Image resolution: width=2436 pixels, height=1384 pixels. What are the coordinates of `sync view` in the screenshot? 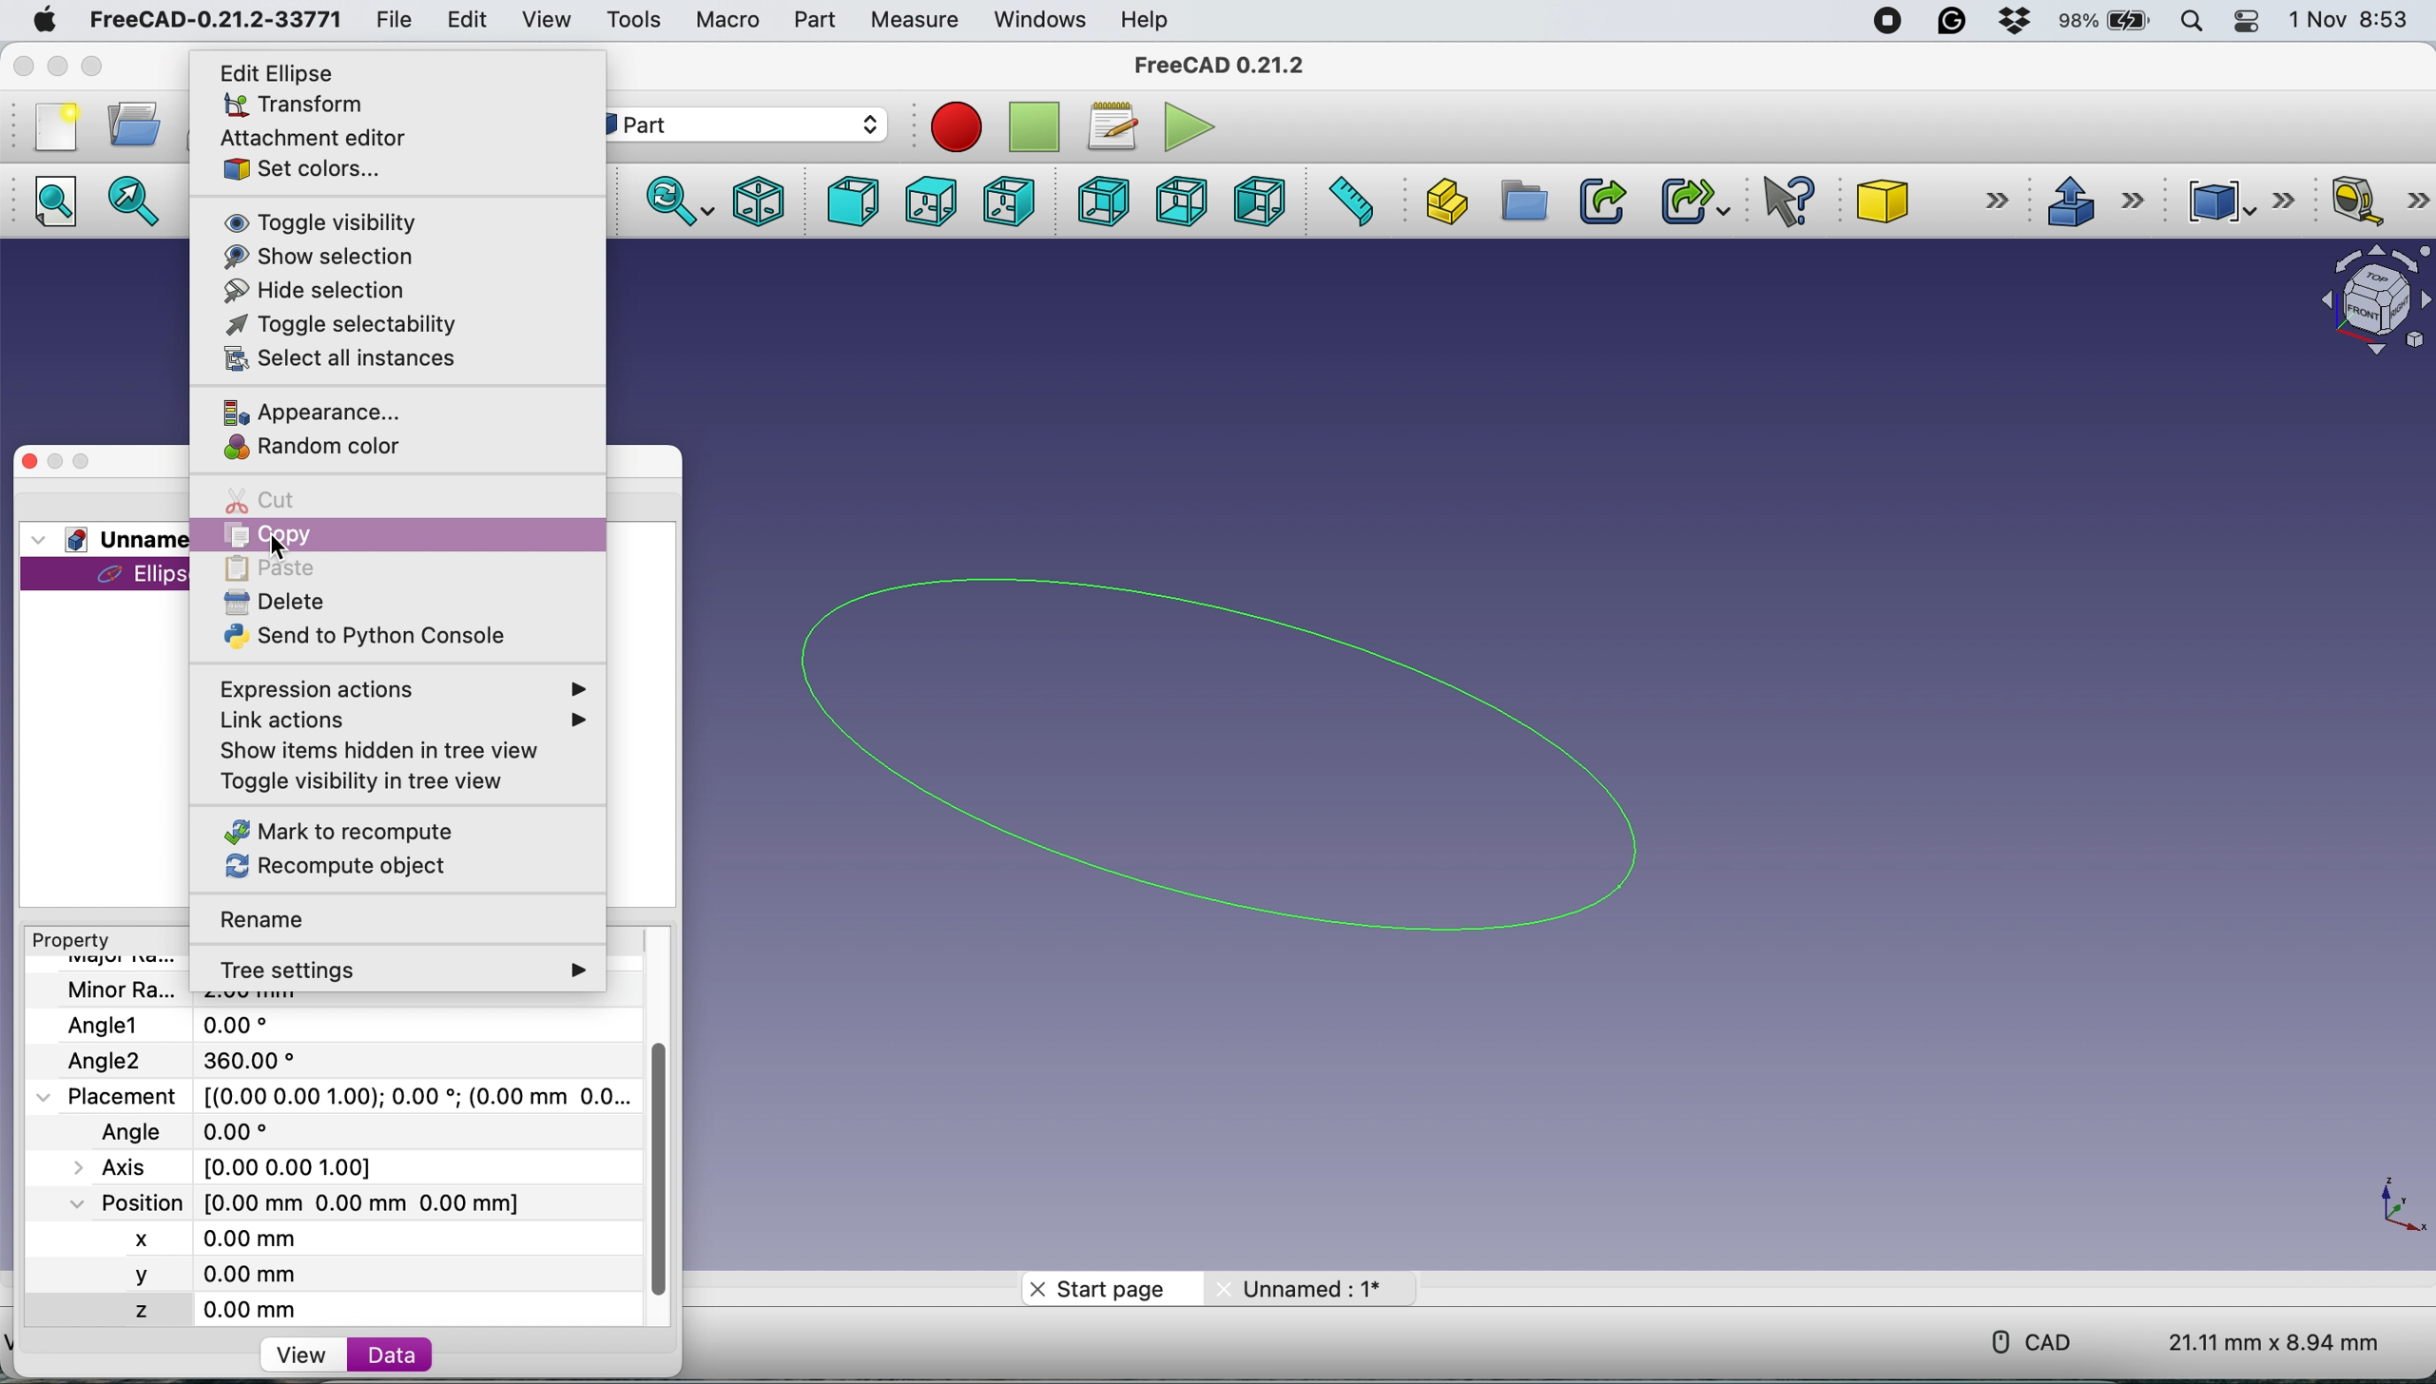 It's located at (680, 202).